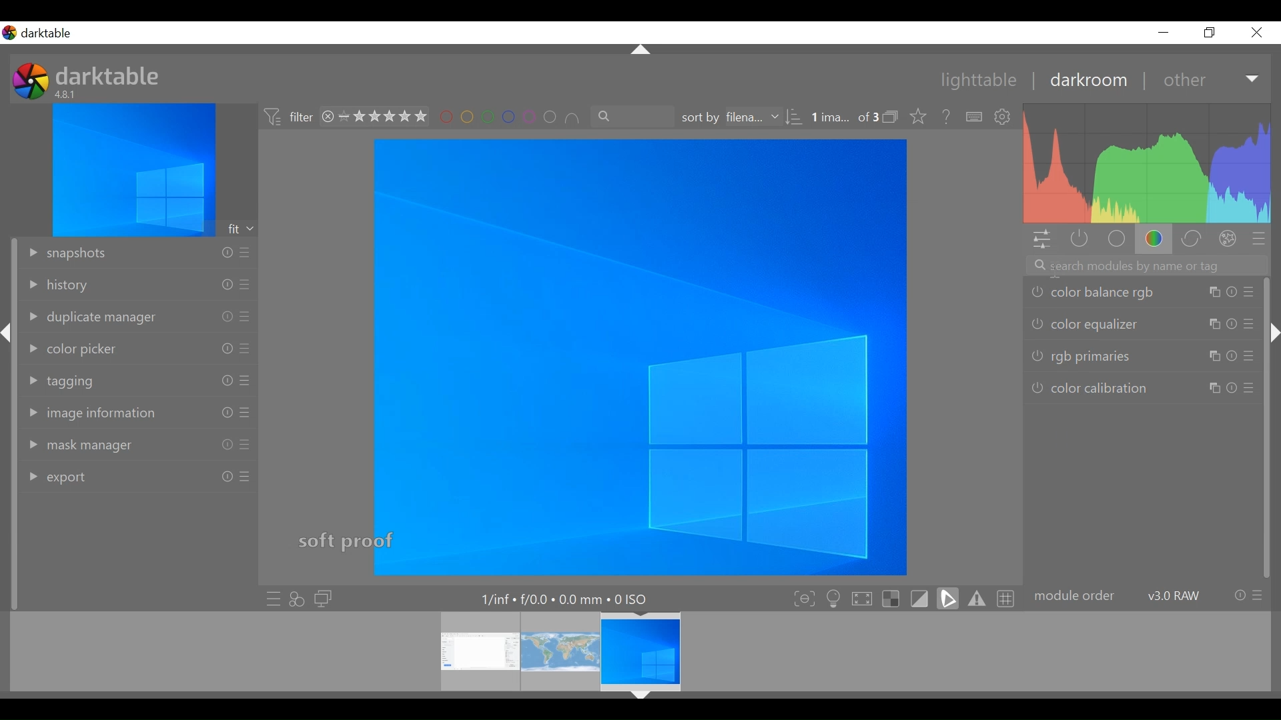 The height and width of the screenshot is (720, 1281). What do you see at coordinates (62, 381) in the screenshot?
I see `tagging` at bounding box center [62, 381].